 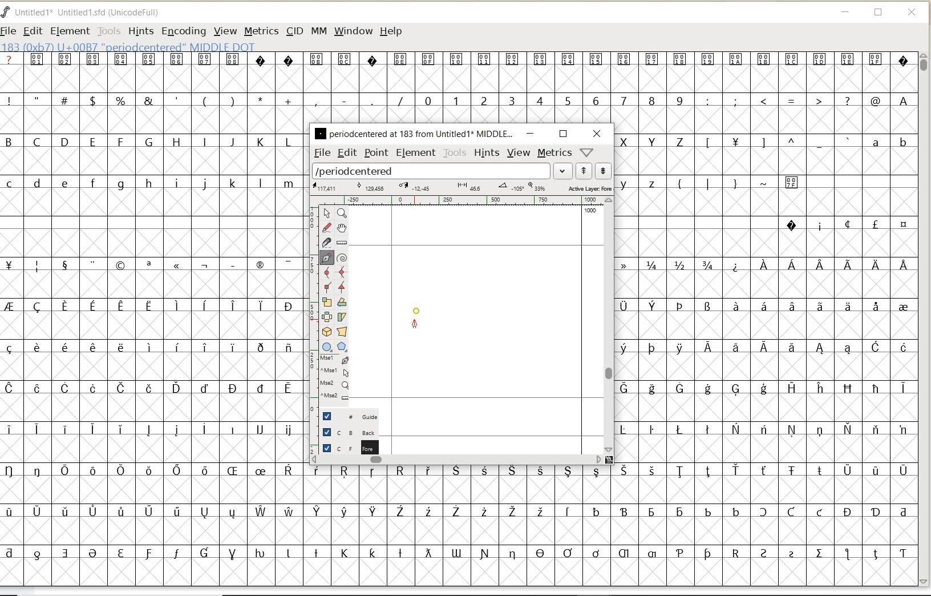 I want to click on load word list, so click(x=432, y=171).